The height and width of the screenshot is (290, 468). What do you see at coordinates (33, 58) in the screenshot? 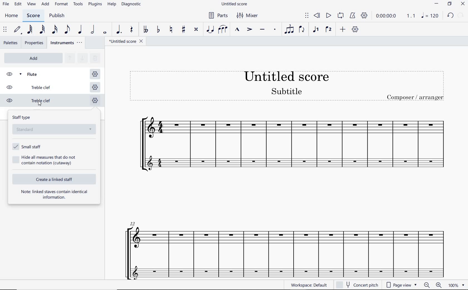
I see `ADD` at bounding box center [33, 58].